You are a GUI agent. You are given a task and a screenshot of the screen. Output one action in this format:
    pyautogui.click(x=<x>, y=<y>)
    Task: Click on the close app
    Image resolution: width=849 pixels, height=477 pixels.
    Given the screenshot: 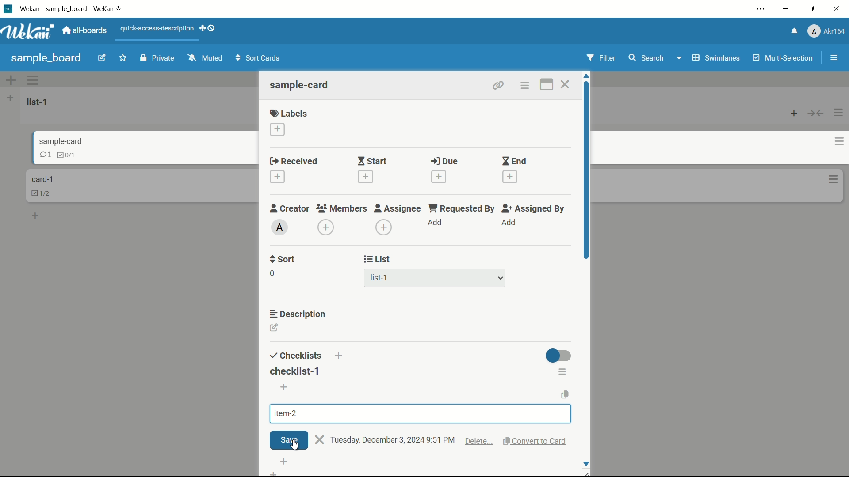 What is the action you would take?
    pyautogui.click(x=836, y=9)
    